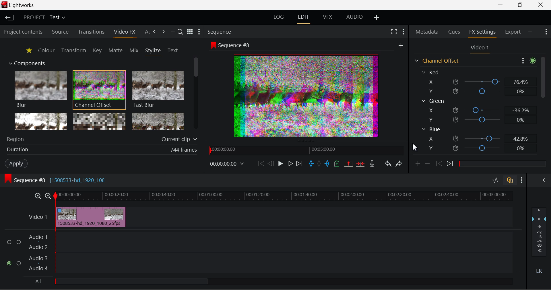  I want to click on Previous keyframe, so click(439, 164).